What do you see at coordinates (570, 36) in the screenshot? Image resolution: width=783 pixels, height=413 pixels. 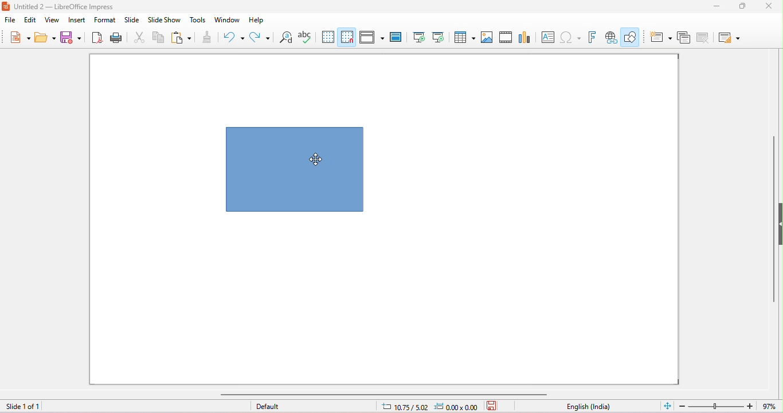 I see `insert special characters` at bounding box center [570, 36].